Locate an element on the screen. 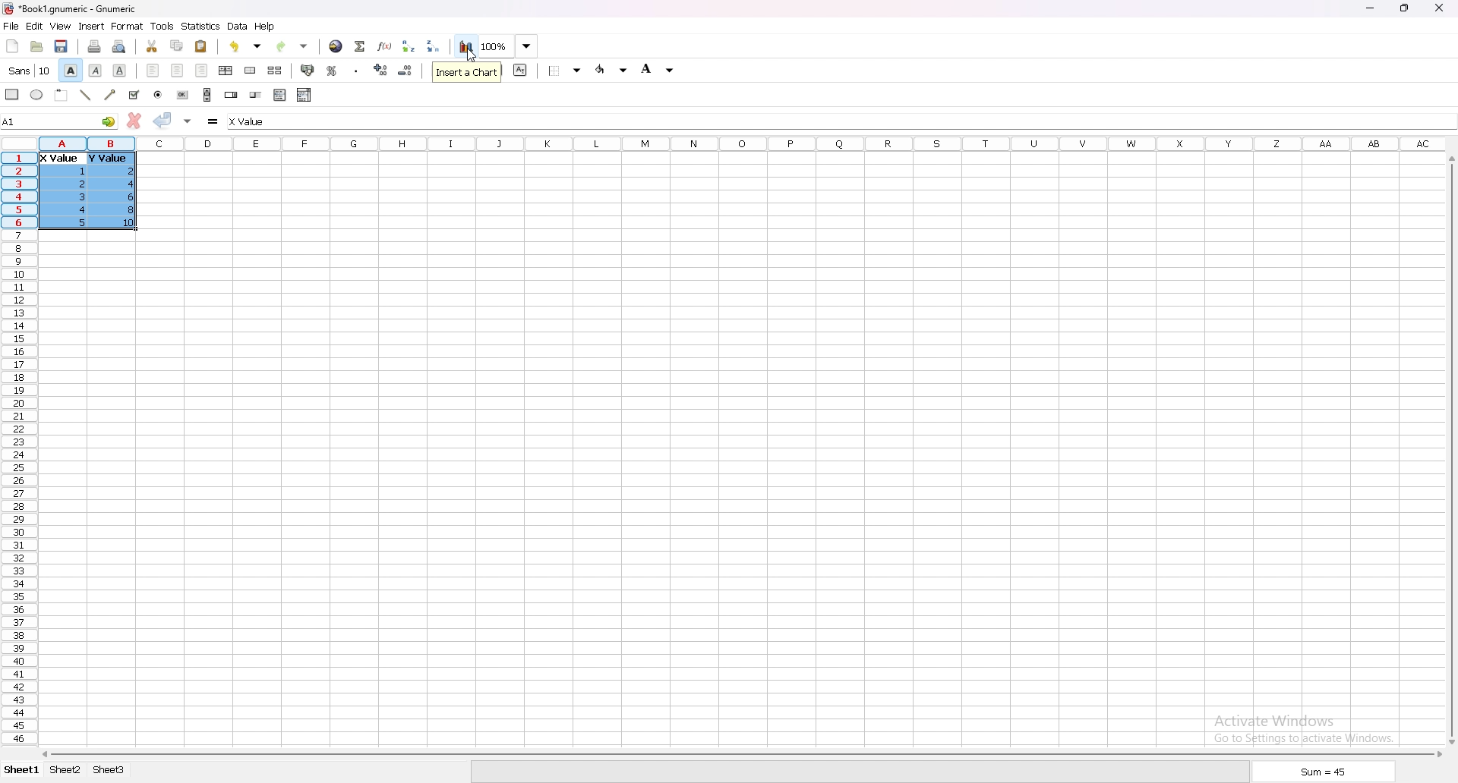 This screenshot has width=1458, height=783. left align is located at coordinates (153, 69).